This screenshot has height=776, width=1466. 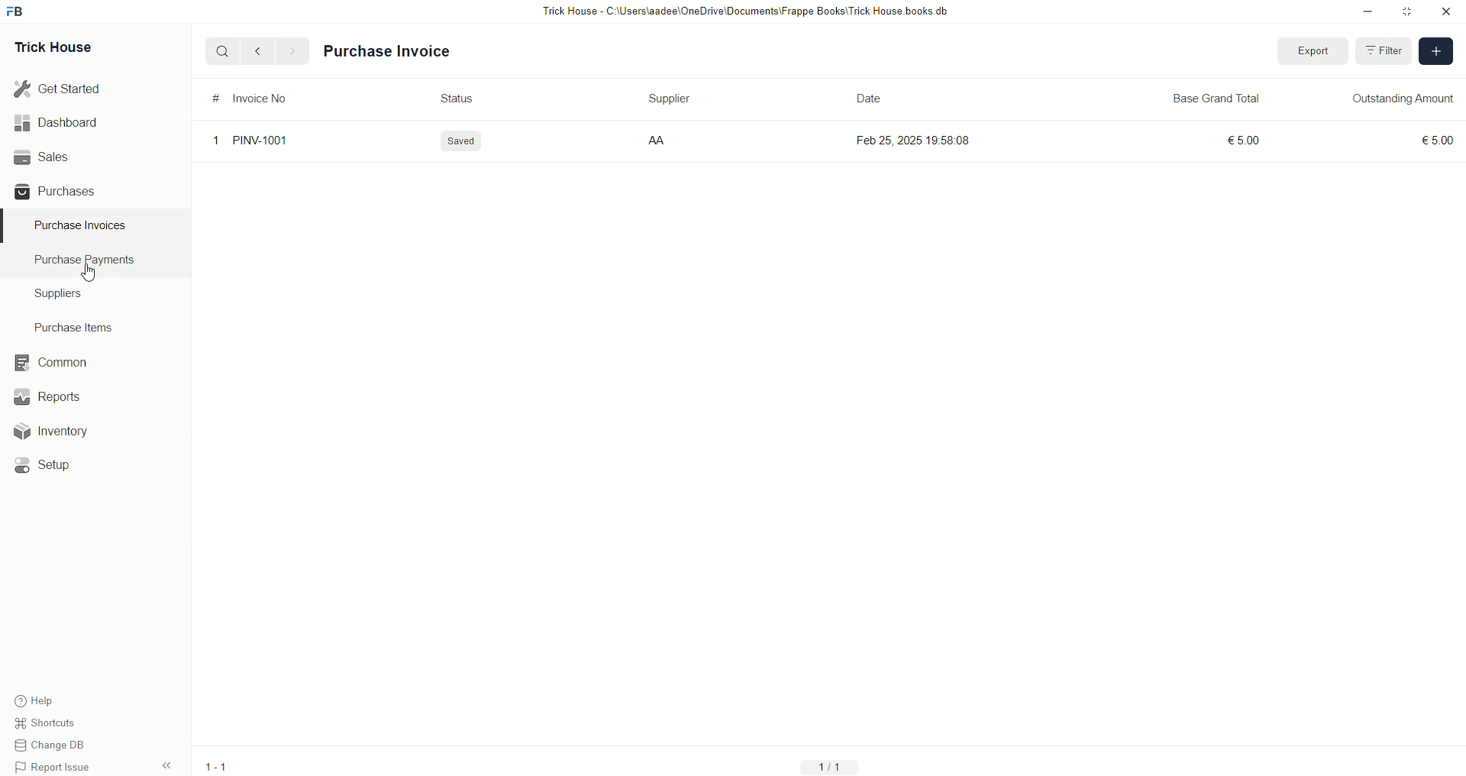 I want to click on Shortcuts, so click(x=54, y=725).